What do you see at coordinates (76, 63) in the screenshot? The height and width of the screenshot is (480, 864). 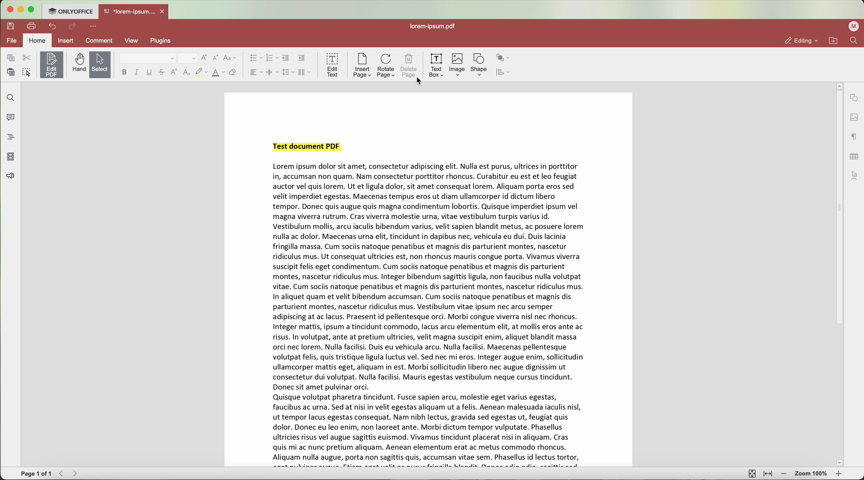 I see `hand` at bounding box center [76, 63].